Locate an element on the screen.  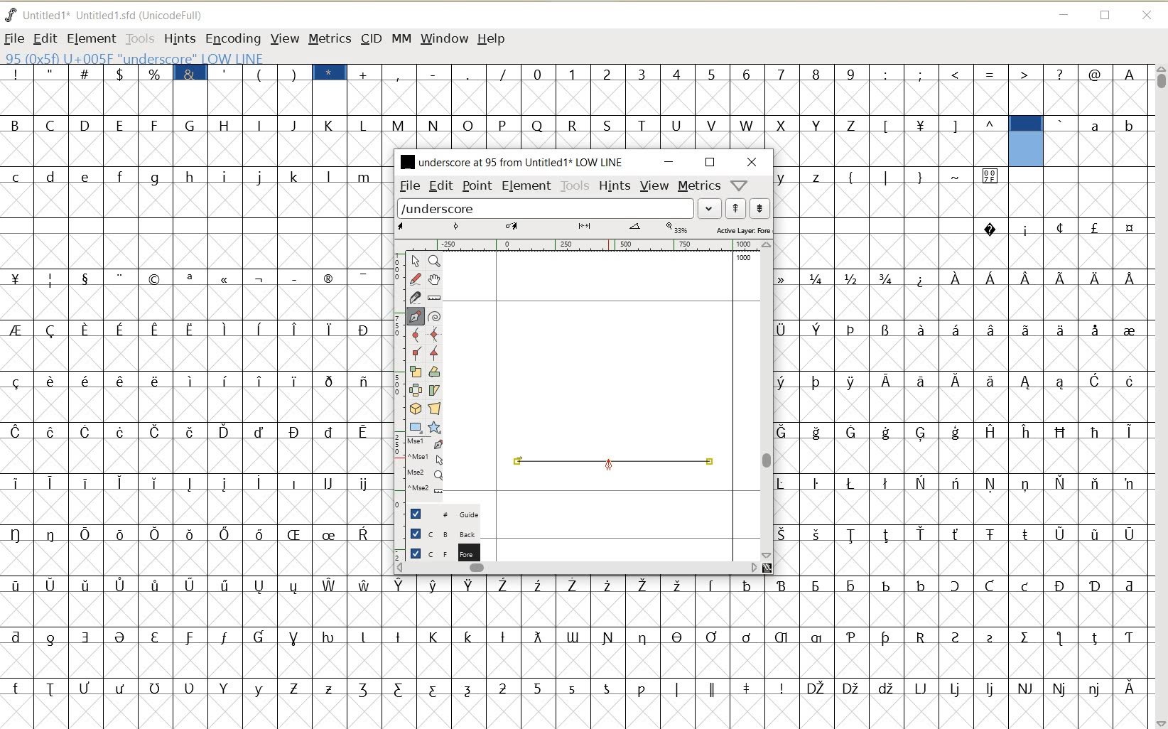
SCALE is located at coordinates (396, 375).